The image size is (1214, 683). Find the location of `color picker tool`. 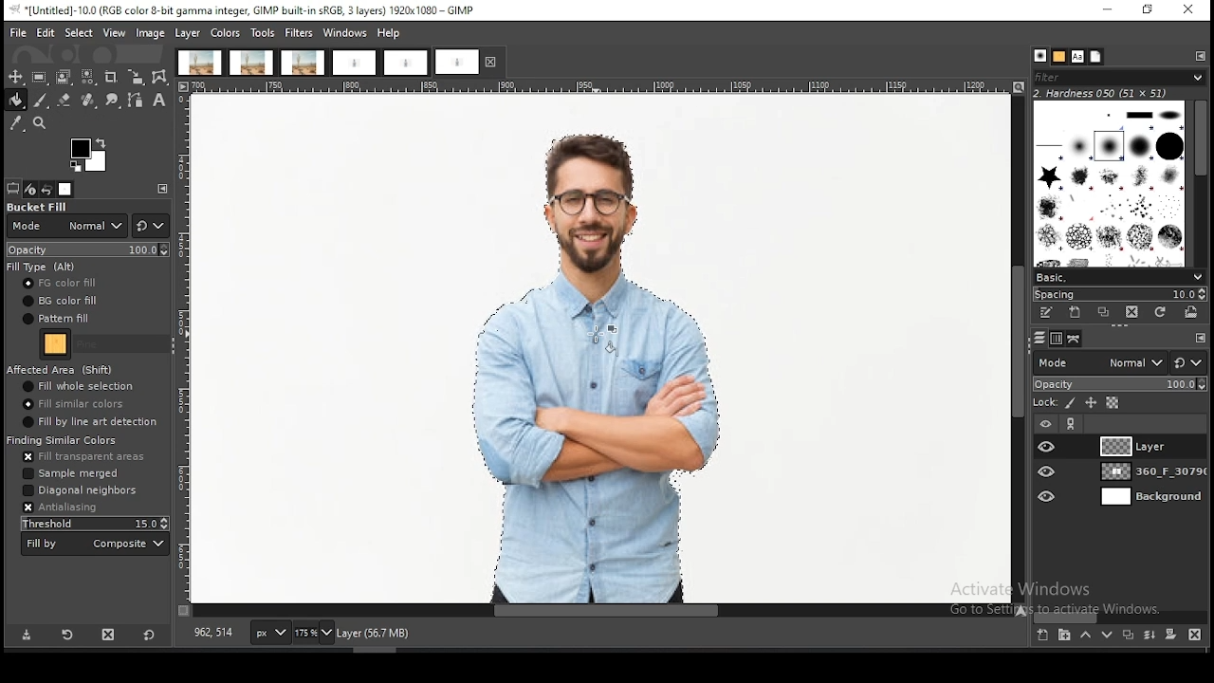

color picker tool is located at coordinates (15, 123).